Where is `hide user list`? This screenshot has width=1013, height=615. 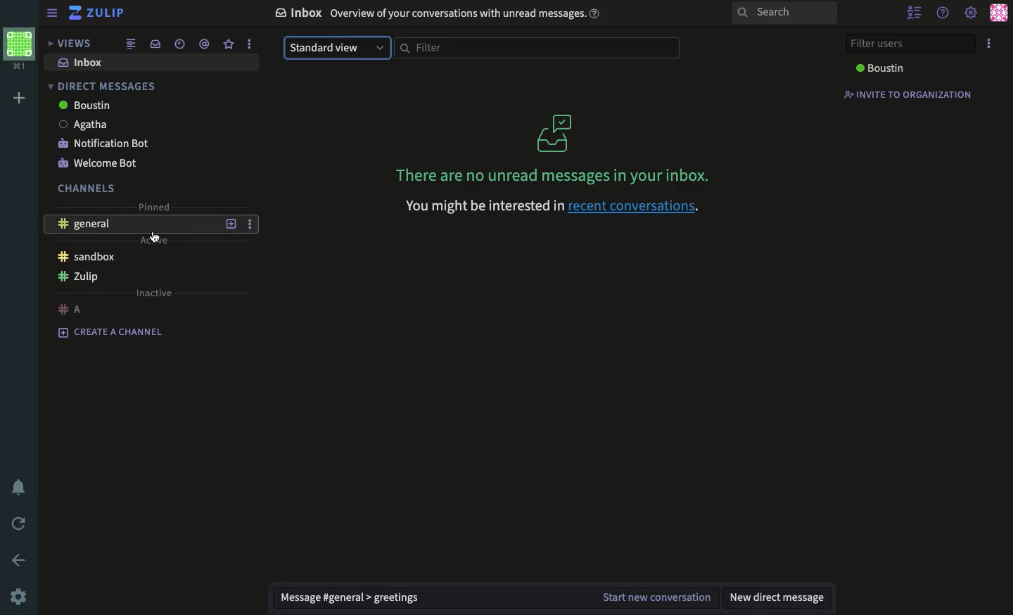 hide user list is located at coordinates (915, 11).